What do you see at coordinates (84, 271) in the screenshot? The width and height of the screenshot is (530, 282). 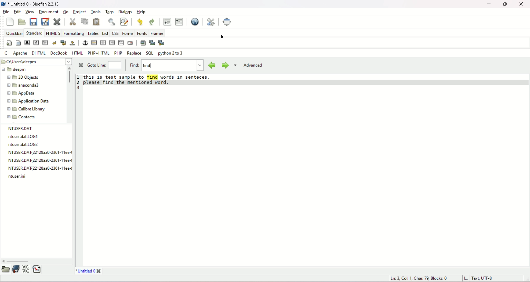 I see `title` at bounding box center [84, 271].